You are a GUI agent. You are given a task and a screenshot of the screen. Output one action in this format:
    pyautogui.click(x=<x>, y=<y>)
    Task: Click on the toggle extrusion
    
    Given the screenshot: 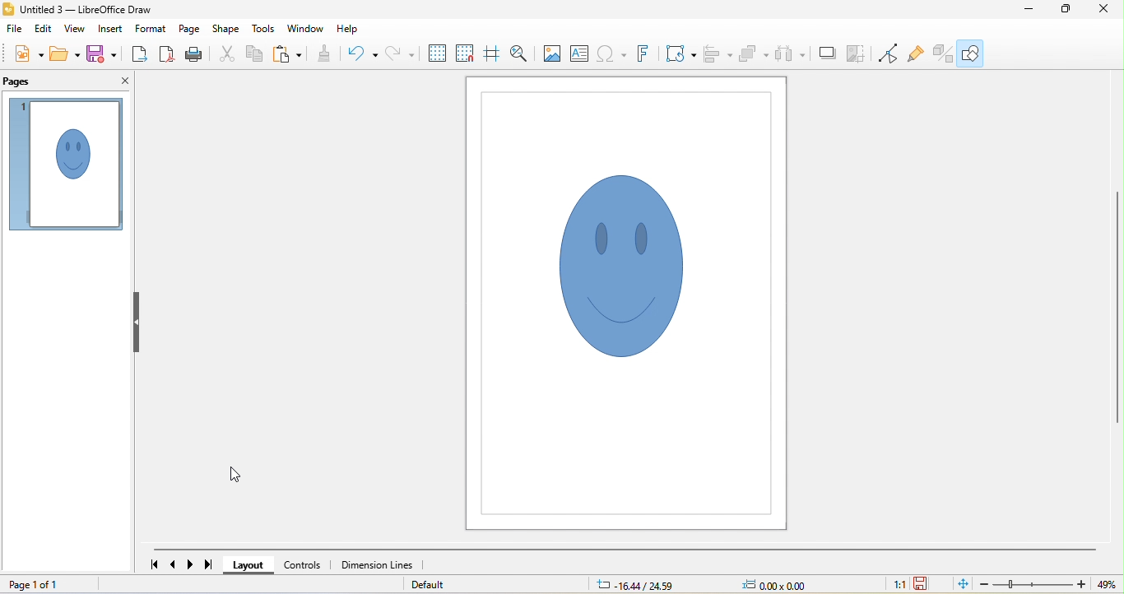 What is the action you would take?
    pyautogui.click(x=941, y=55)
    